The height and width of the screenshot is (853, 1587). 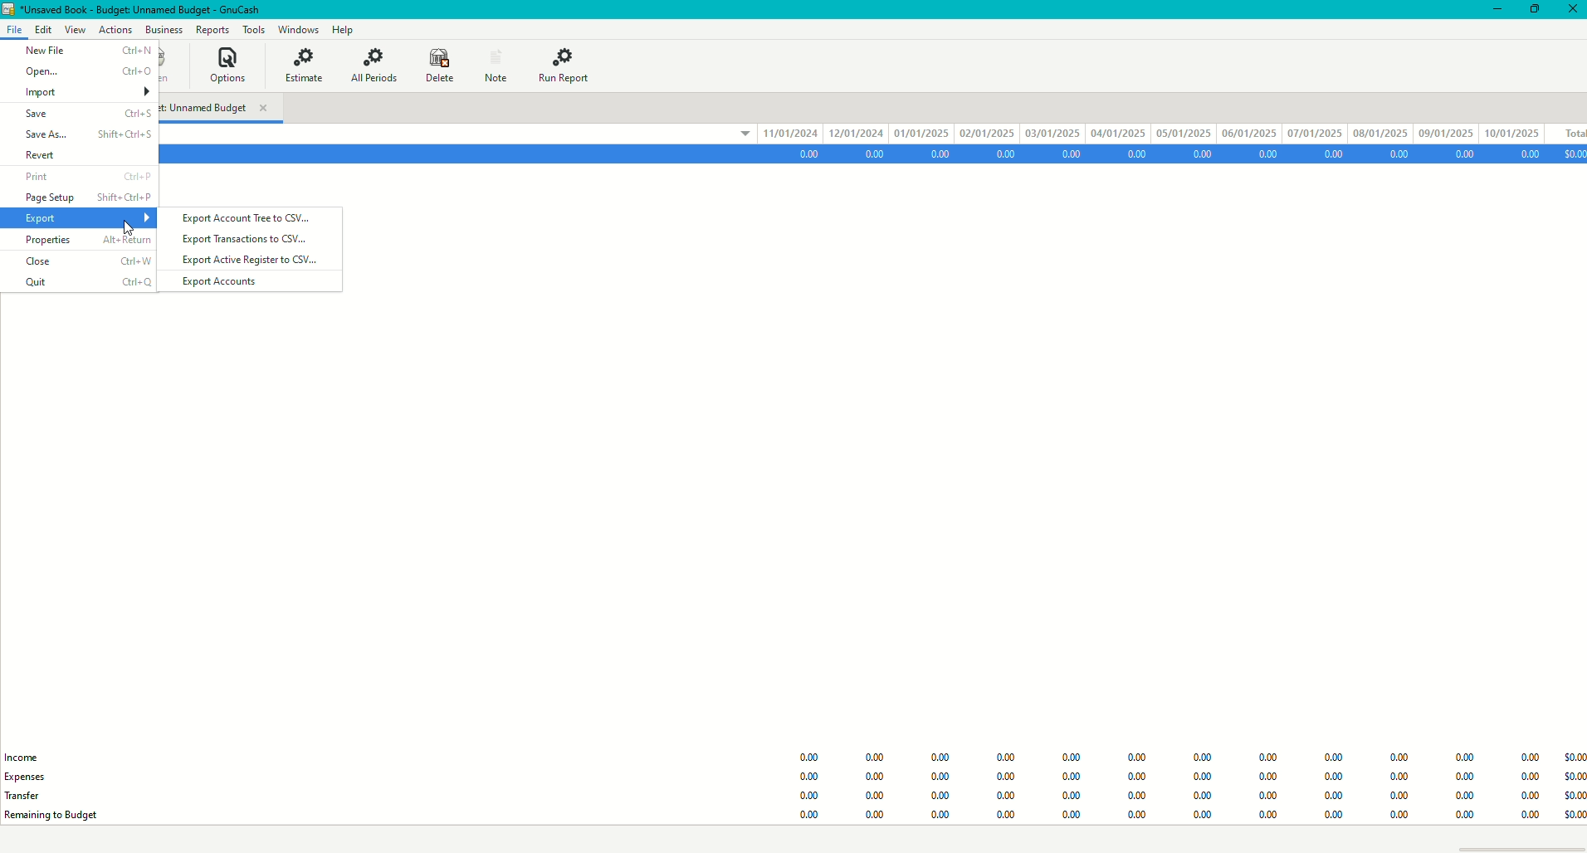 I want to click on total, so click(x=1569, y=130).